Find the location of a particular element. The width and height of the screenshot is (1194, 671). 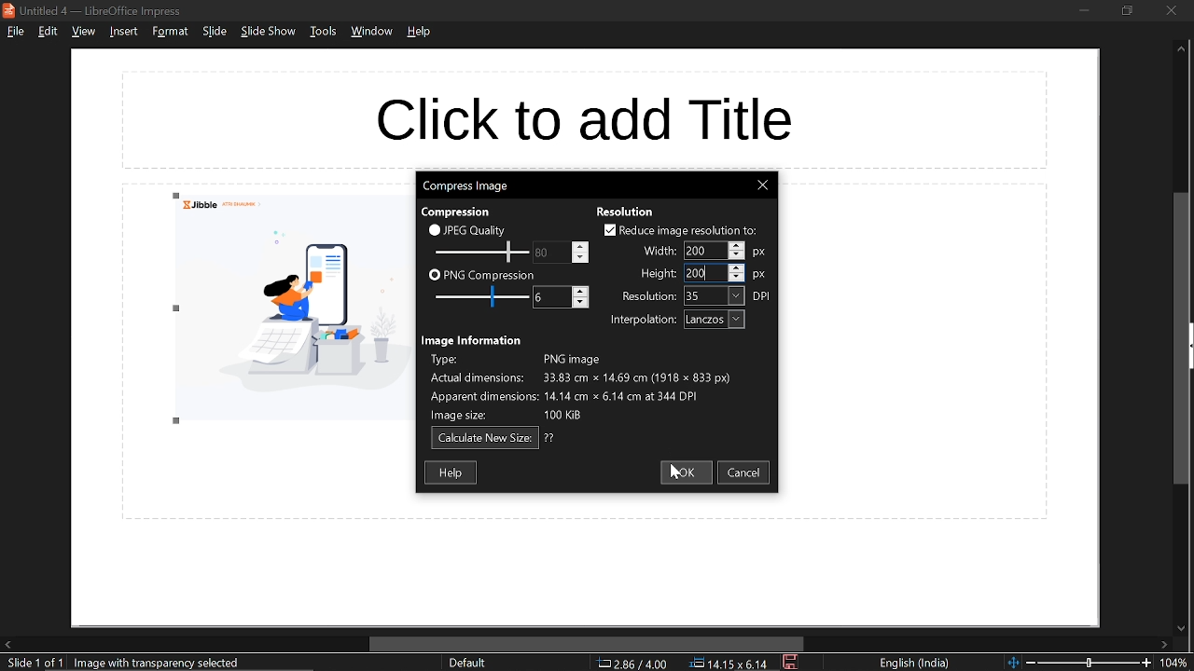

width is located at coordinates (656, 250).